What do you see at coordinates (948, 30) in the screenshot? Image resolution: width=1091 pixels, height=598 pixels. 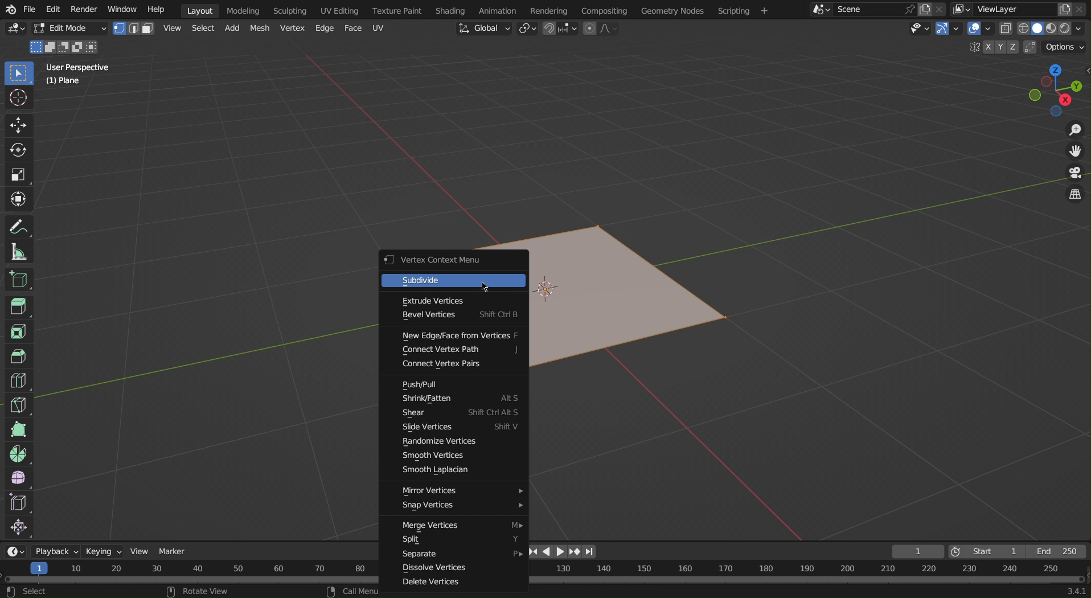 I see `Show Gizmo` at bounding box center [948, 30].